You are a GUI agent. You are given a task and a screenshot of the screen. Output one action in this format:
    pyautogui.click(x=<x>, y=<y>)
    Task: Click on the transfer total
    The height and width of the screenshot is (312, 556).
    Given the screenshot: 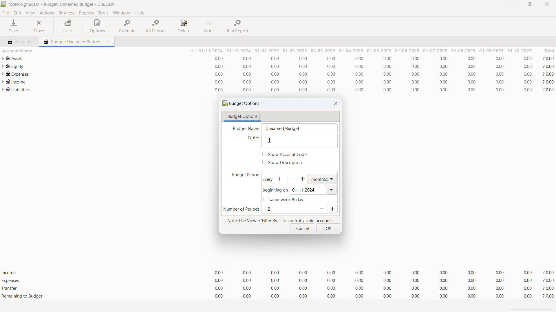 What is the action you would take?
    pyautogui.click(x=278, y=288)
    